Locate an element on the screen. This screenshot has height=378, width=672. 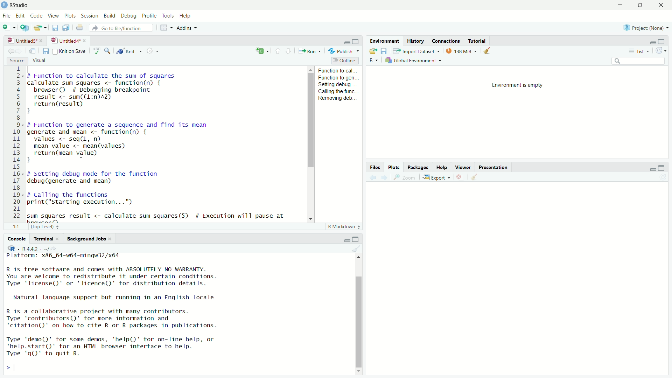
close is located at coordinates (58, 238).